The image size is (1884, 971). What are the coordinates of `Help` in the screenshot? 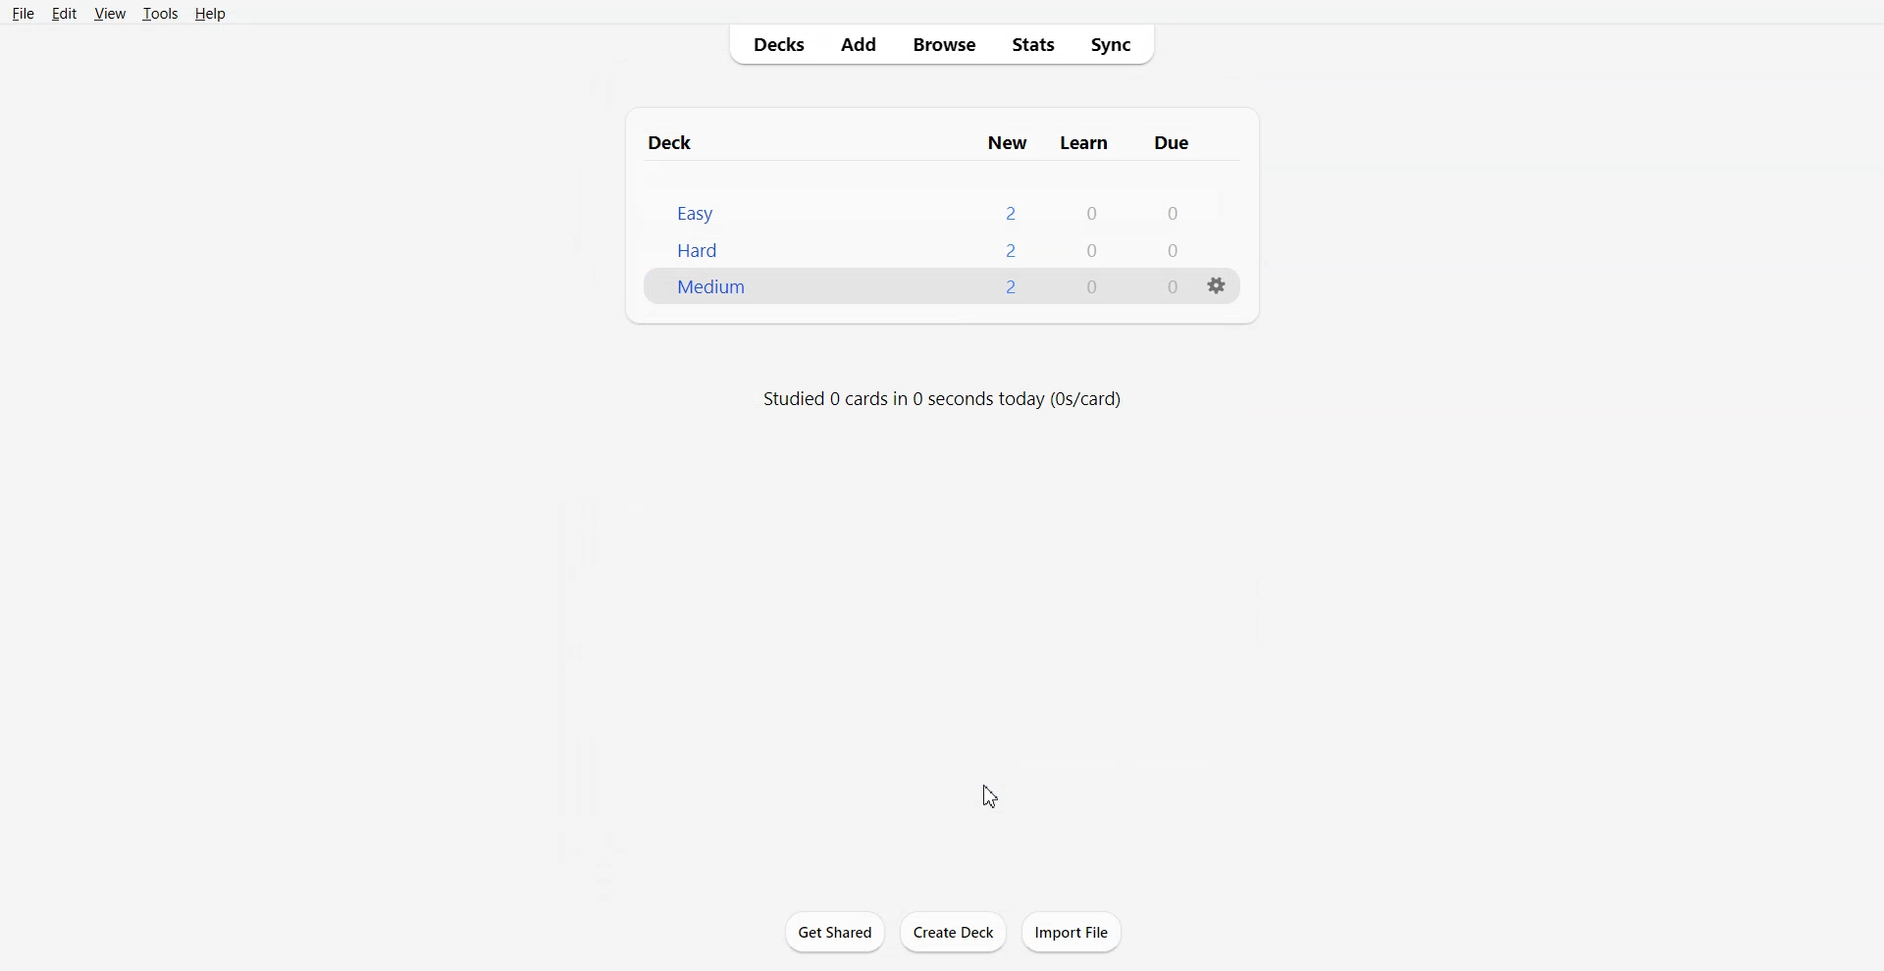 It's located at (212, 14).